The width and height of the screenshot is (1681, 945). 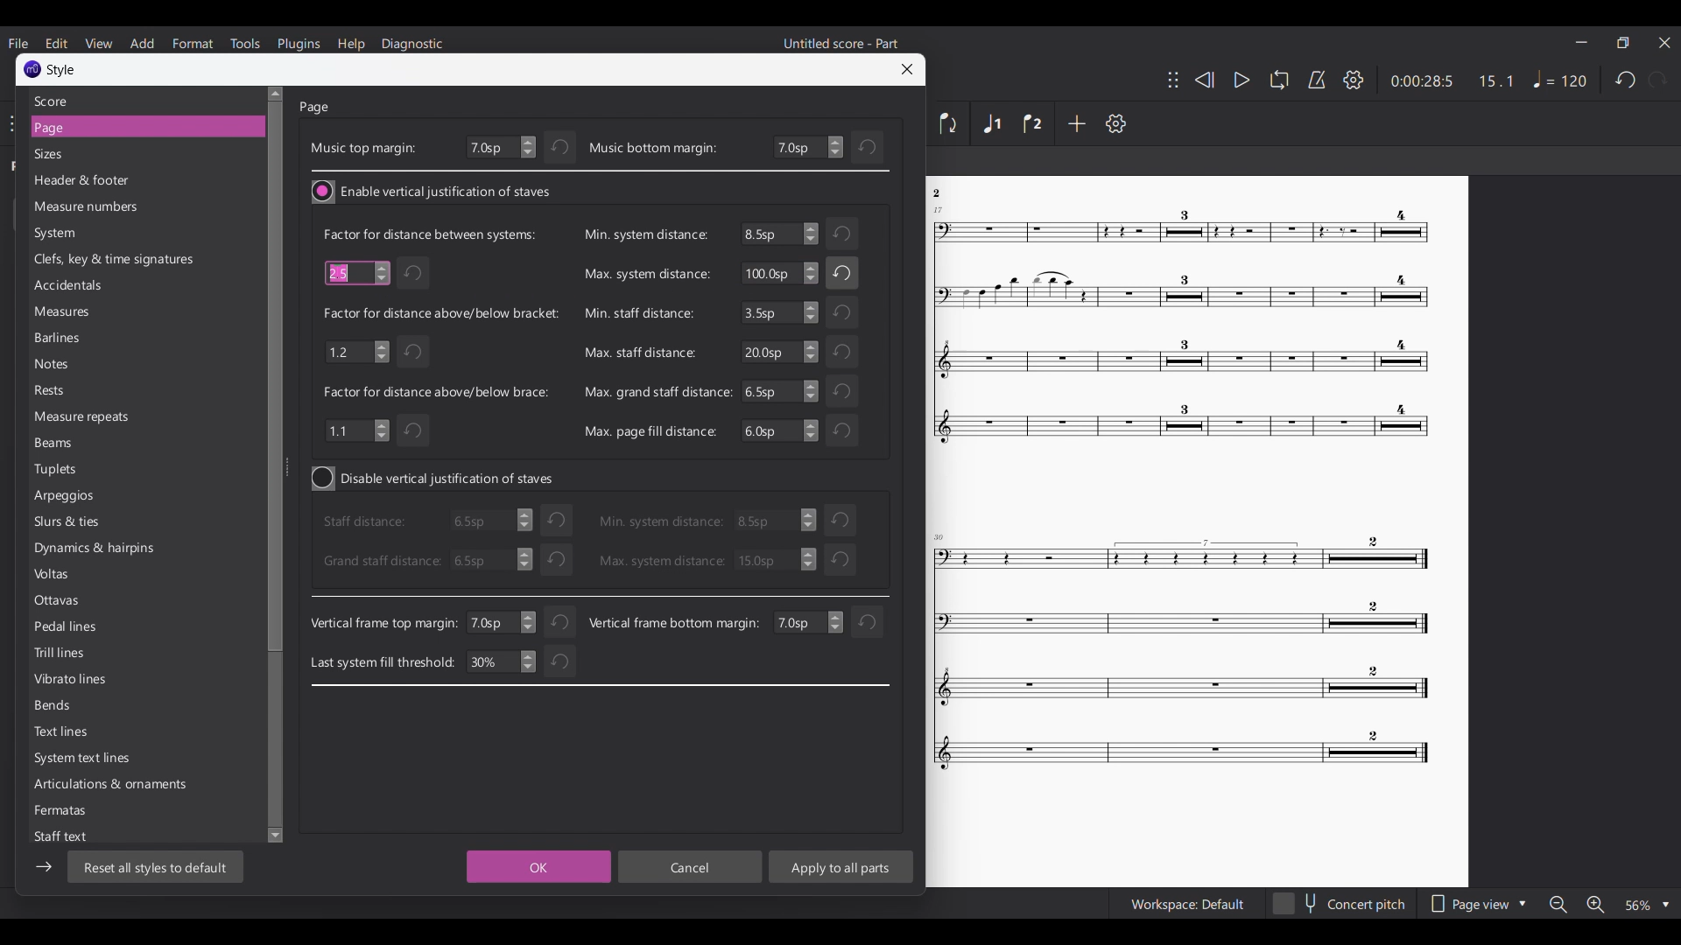 What do you see at coordinates (428, 234) in the screenshot?
I see `Indicates factor for distance between systems` at bounding box center [428, 234].